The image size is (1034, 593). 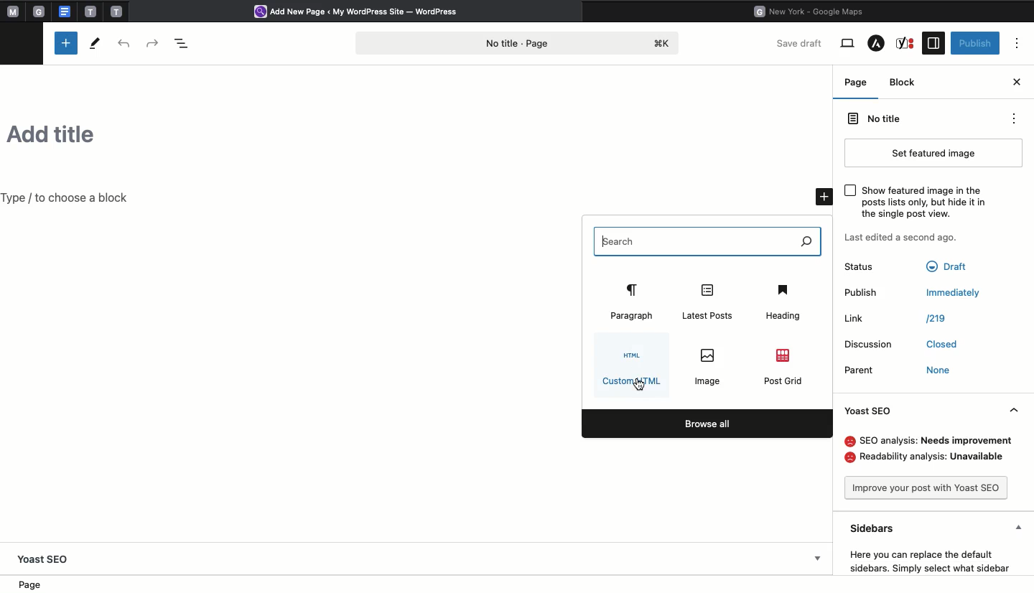 I want to click on Close, so click(x=1017, y=80).